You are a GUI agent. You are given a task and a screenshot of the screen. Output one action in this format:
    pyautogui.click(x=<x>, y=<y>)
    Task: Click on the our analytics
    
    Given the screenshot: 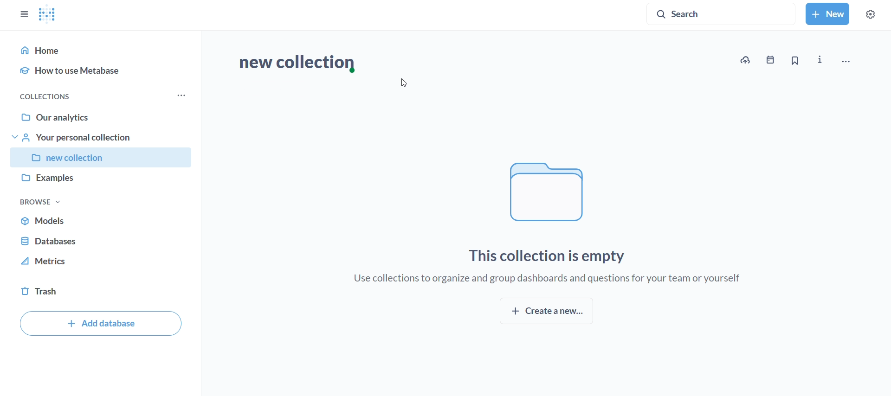 What is the action you would take?
    pyautogui.click(x=102, y=117)
    